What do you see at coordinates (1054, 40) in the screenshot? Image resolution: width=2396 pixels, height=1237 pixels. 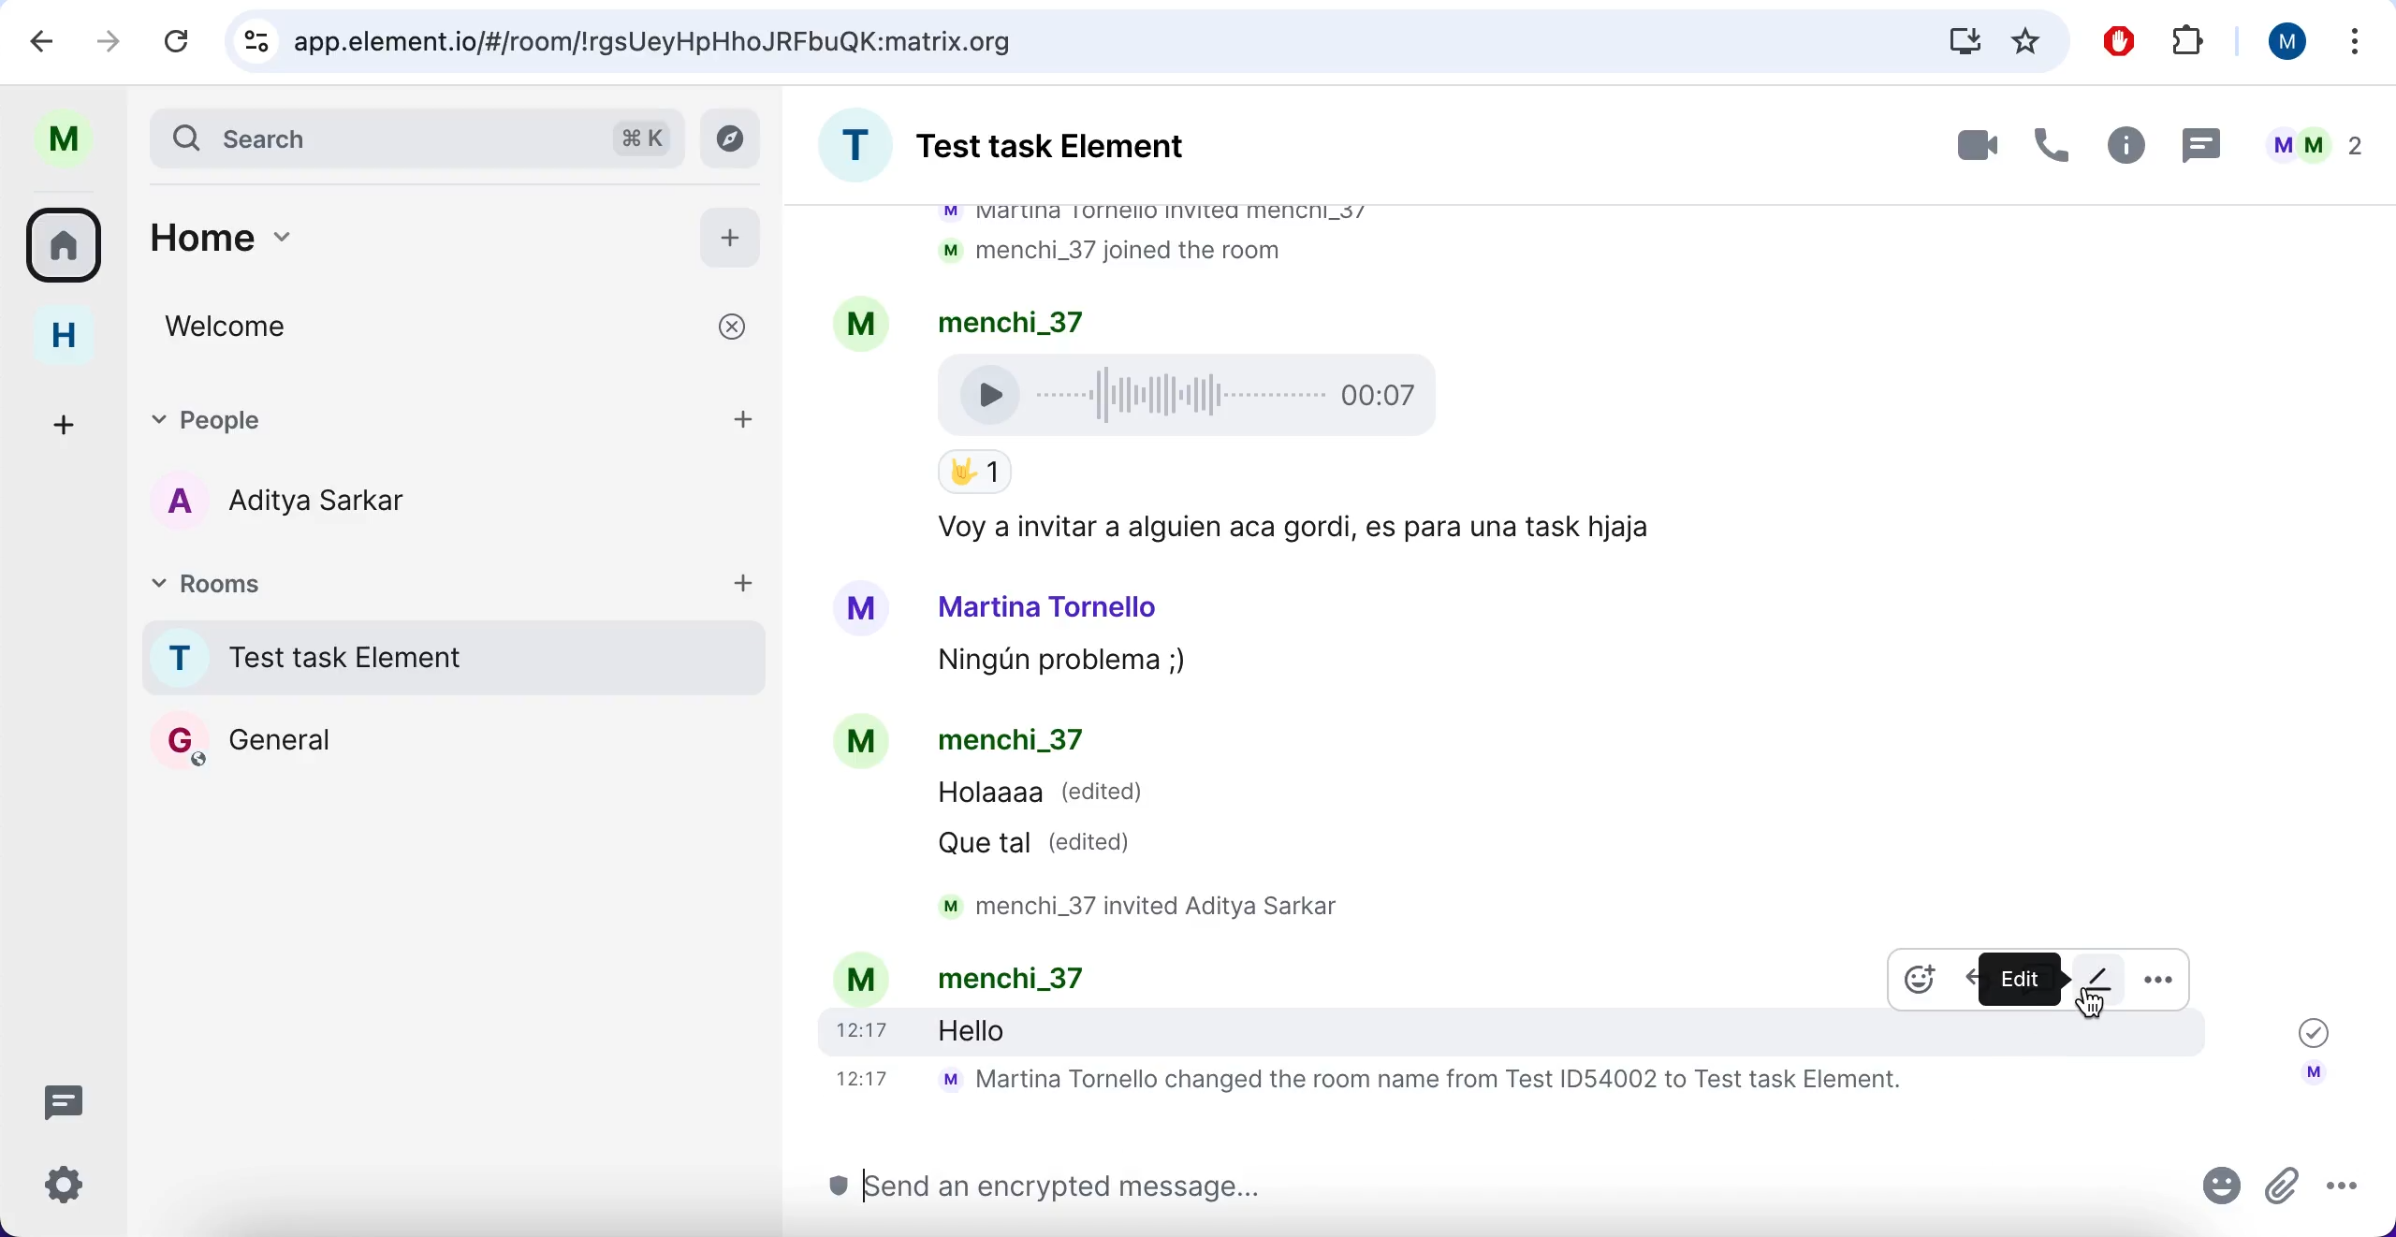 I see `search bar` at bounding box center [1054, 40].